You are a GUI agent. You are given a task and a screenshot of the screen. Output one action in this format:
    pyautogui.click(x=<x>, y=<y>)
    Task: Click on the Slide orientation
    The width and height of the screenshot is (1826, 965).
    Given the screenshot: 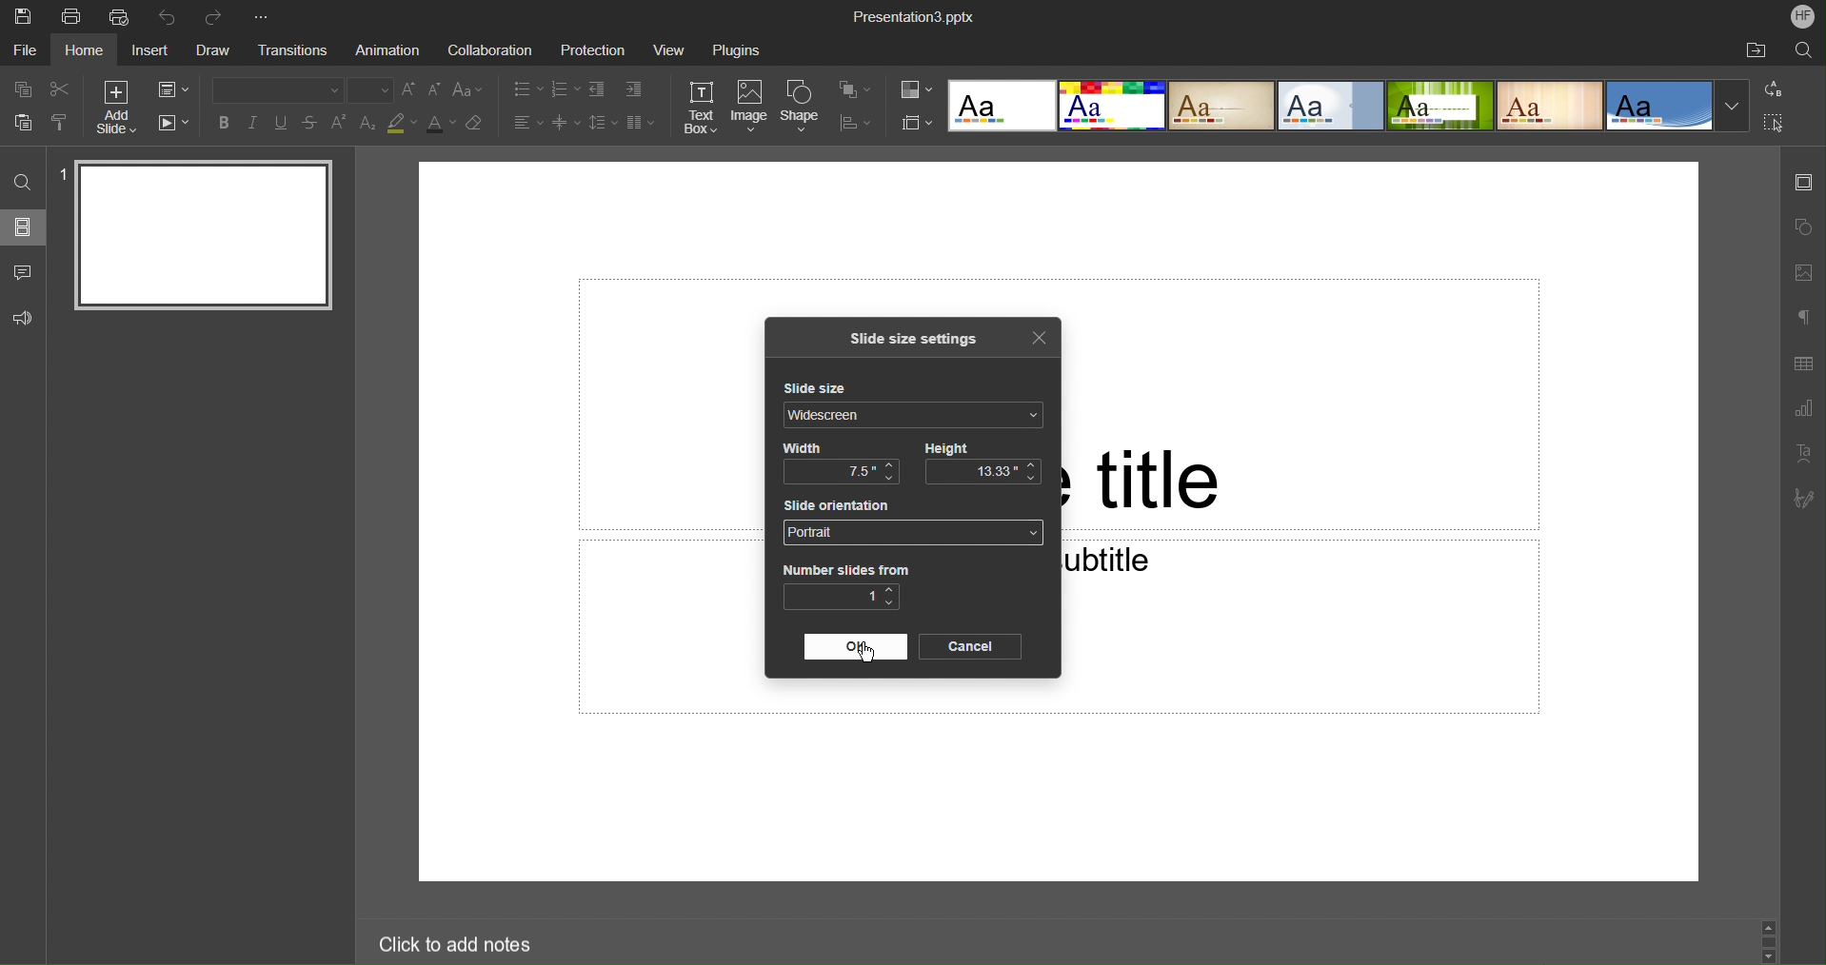 What is the action you would take?
    pyautogui.click(x=843, y=505)
    